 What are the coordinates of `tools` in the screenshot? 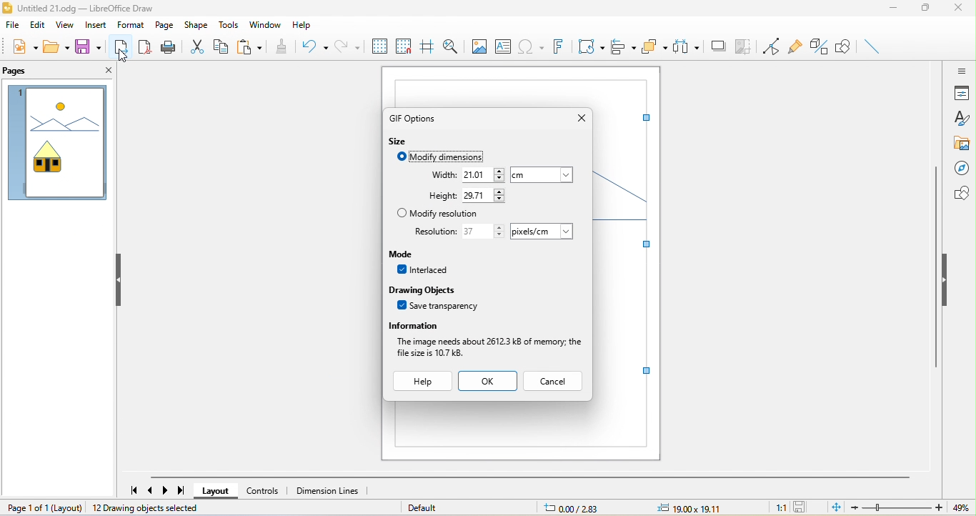 It's located at (228, 24).